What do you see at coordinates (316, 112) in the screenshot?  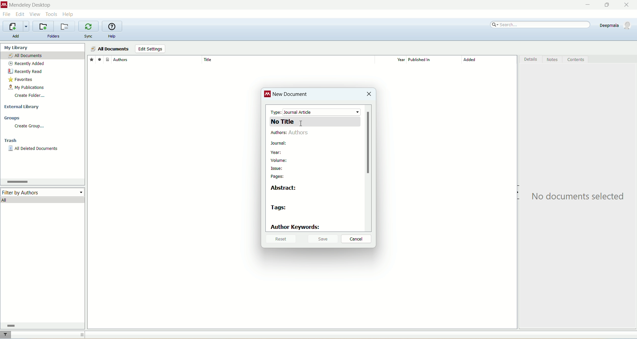 I see `type` at bounding box center [316, 112].